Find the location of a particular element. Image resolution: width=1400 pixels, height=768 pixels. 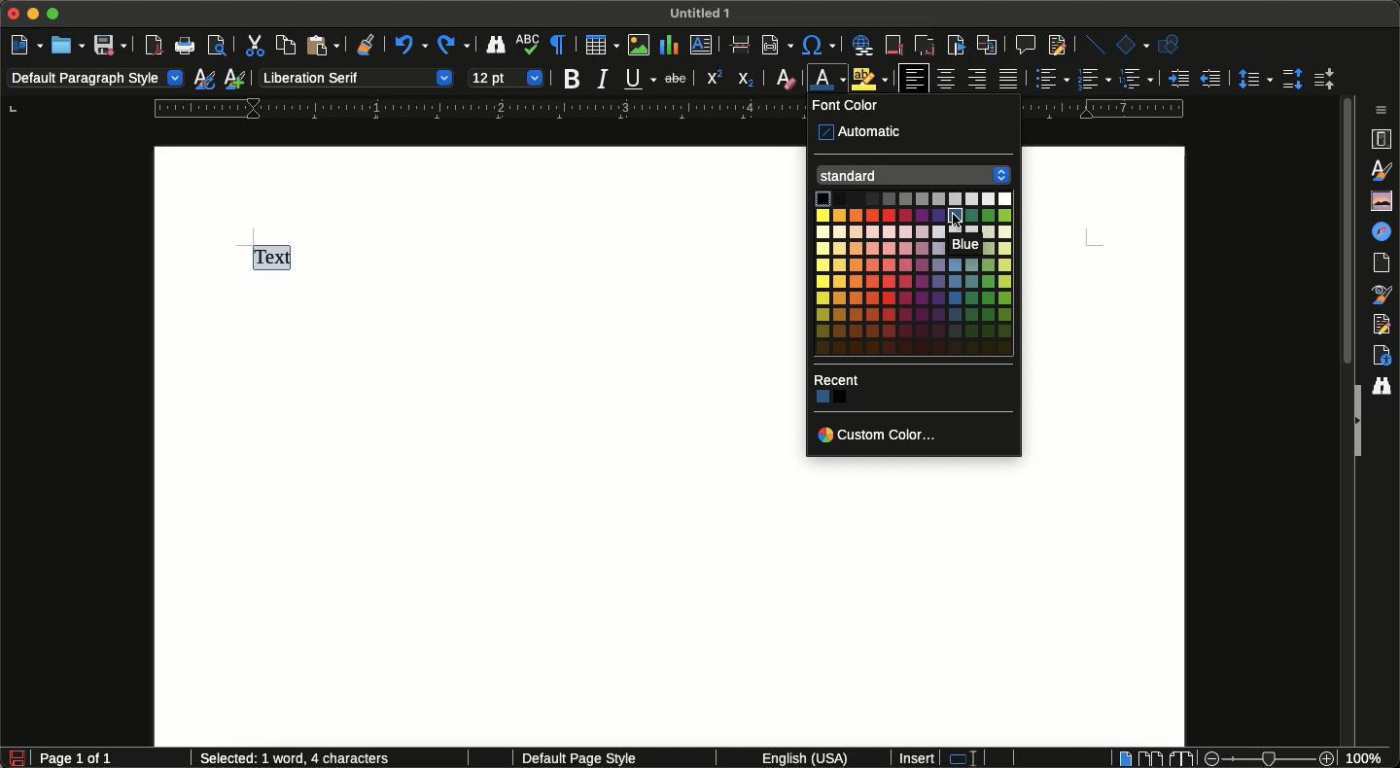

Increase paragraph spacing is located at coordinates (1292, 78).